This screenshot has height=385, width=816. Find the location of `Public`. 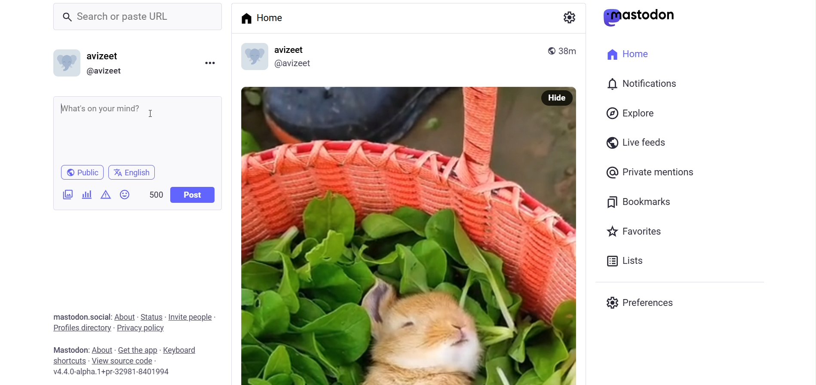

Public is located at coordinates (83, 171).